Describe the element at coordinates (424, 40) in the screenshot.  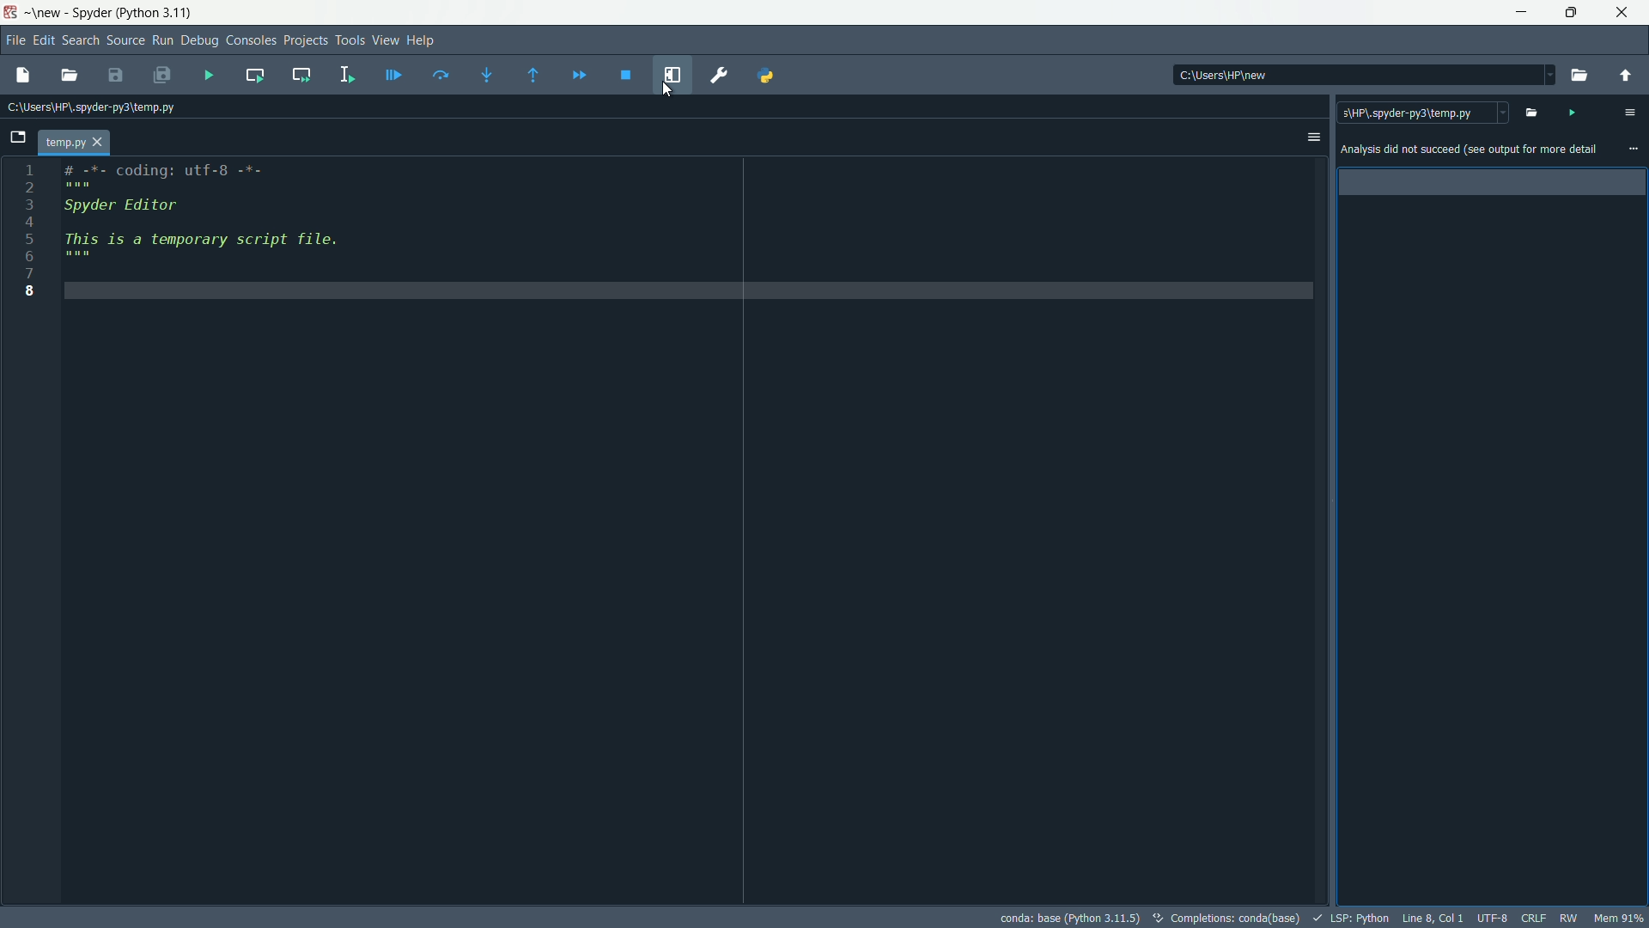
I see `help menu` at that location.